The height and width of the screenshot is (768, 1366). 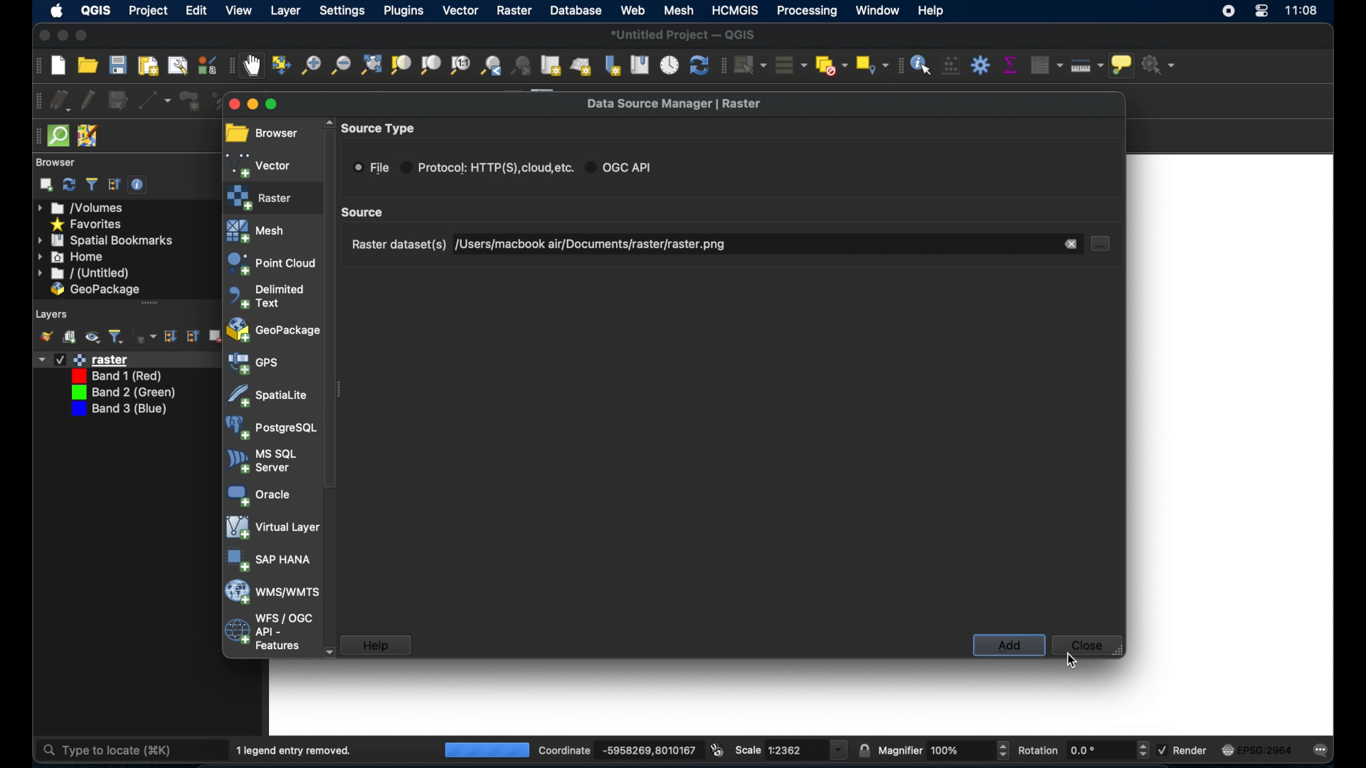 What do you see at coordinates (1039, 749) in the screenshot?
I see `rotations` at bounding box center [1039, 749].